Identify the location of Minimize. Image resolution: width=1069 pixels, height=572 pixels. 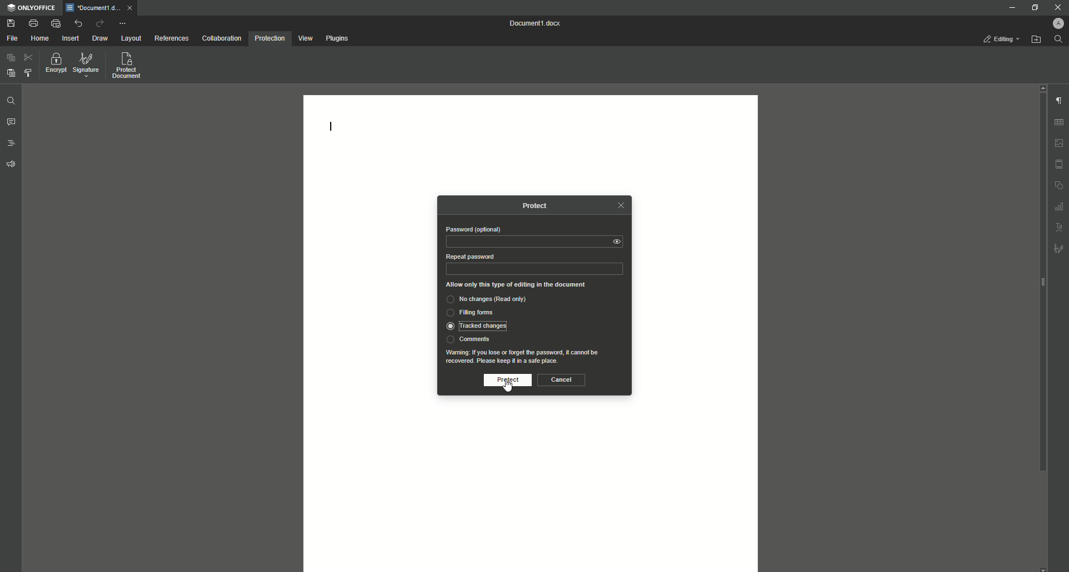
(1009, 8).